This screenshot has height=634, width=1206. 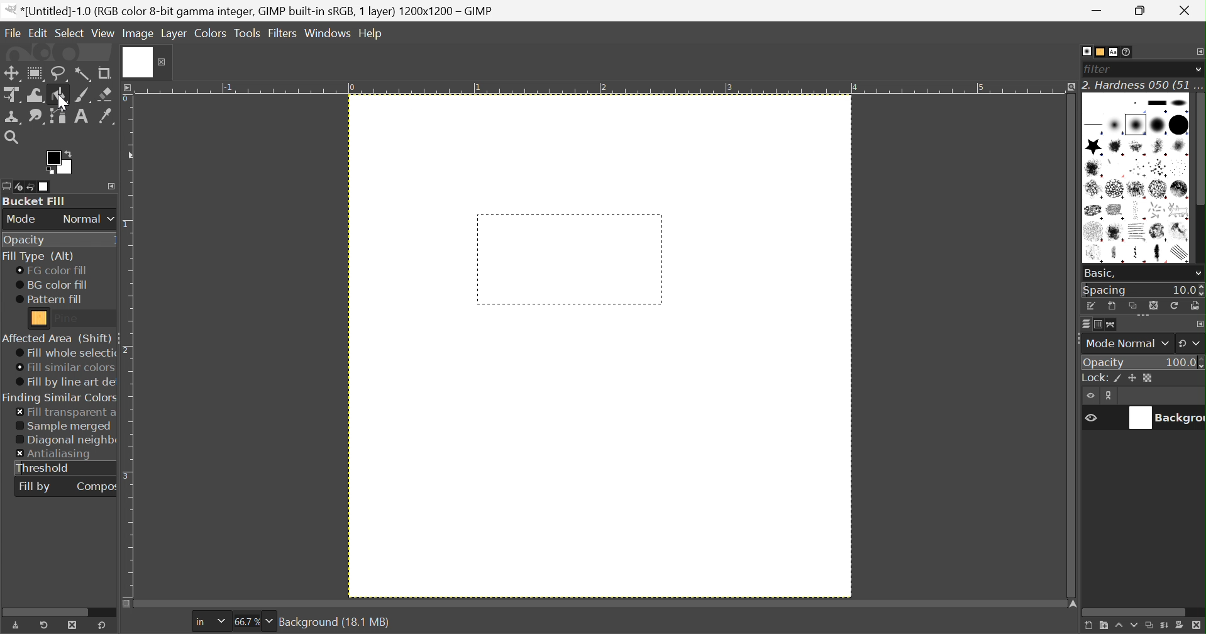 What do you see at coordinates (1087, 626) in the screenshot?
I see `Create a new layer and add it to the image` at bounding box center [1087, 626].